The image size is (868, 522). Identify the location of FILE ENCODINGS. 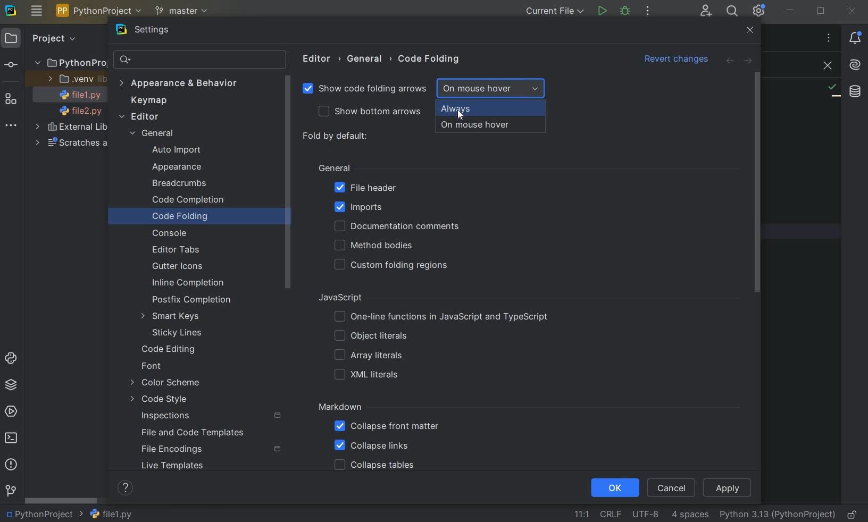
(211, 449).